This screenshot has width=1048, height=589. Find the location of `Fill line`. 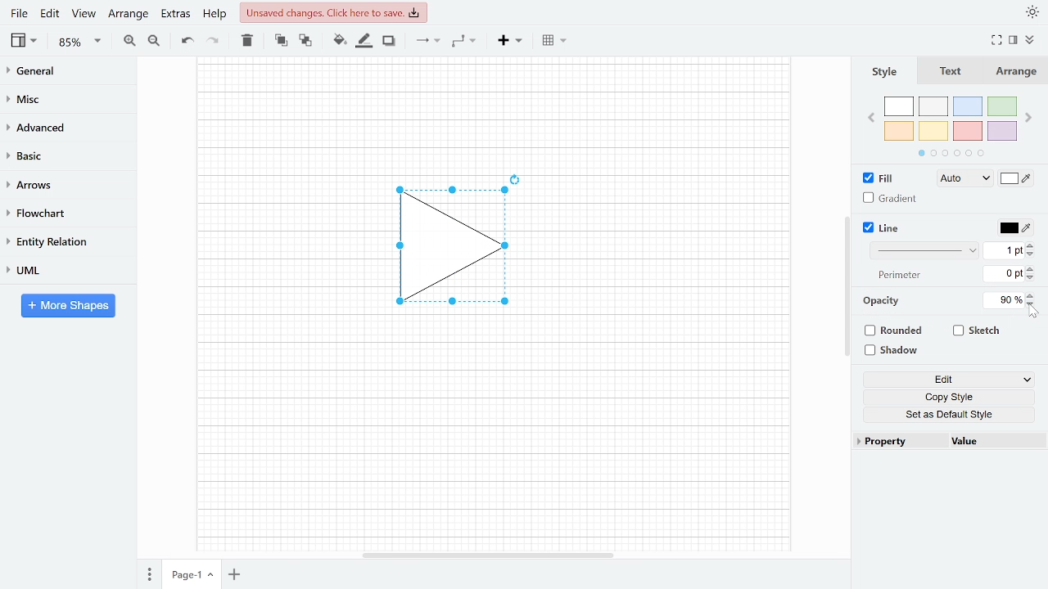

Fill line is located at coordinates (364, 41).